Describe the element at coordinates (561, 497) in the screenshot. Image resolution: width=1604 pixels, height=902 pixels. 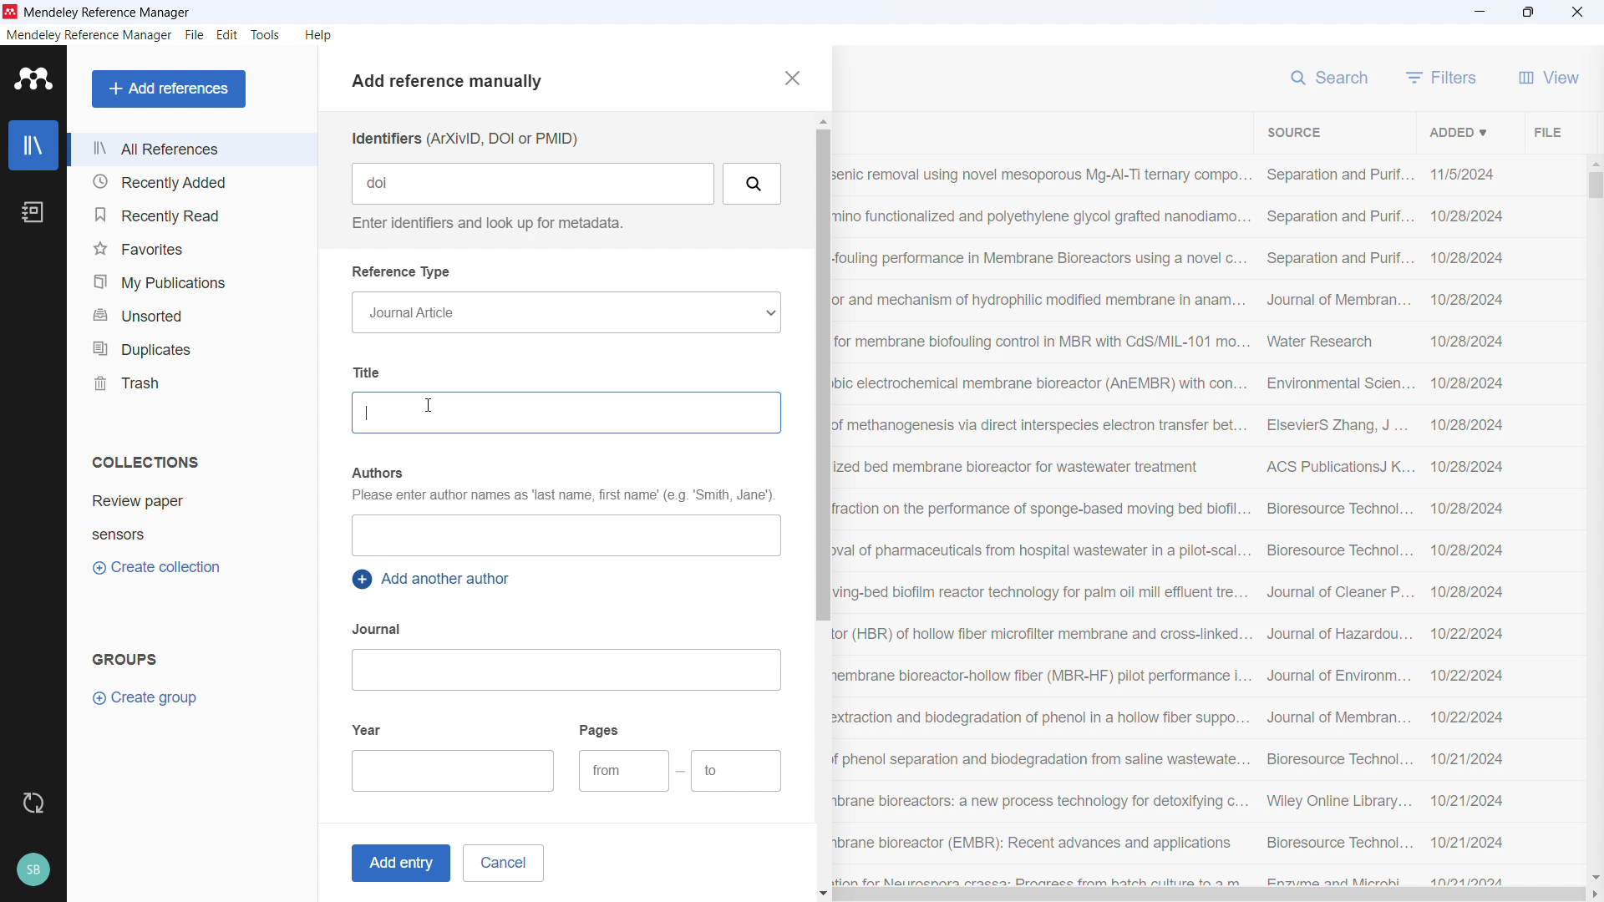
I see `Please enter author names as 'last name first name'` at that location.